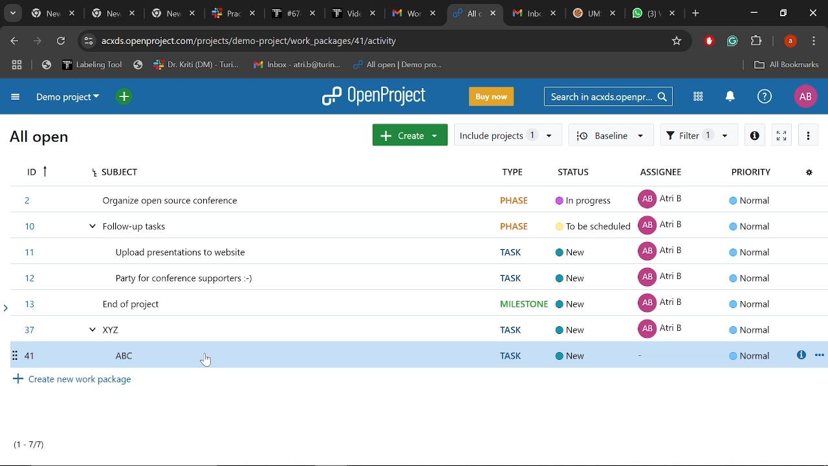 The height and width of the screenshot is (466, 828). What do you see at coordinates (419, 276) in the screenshot?
I see `task ID 12` at bounding box center [419, 276].